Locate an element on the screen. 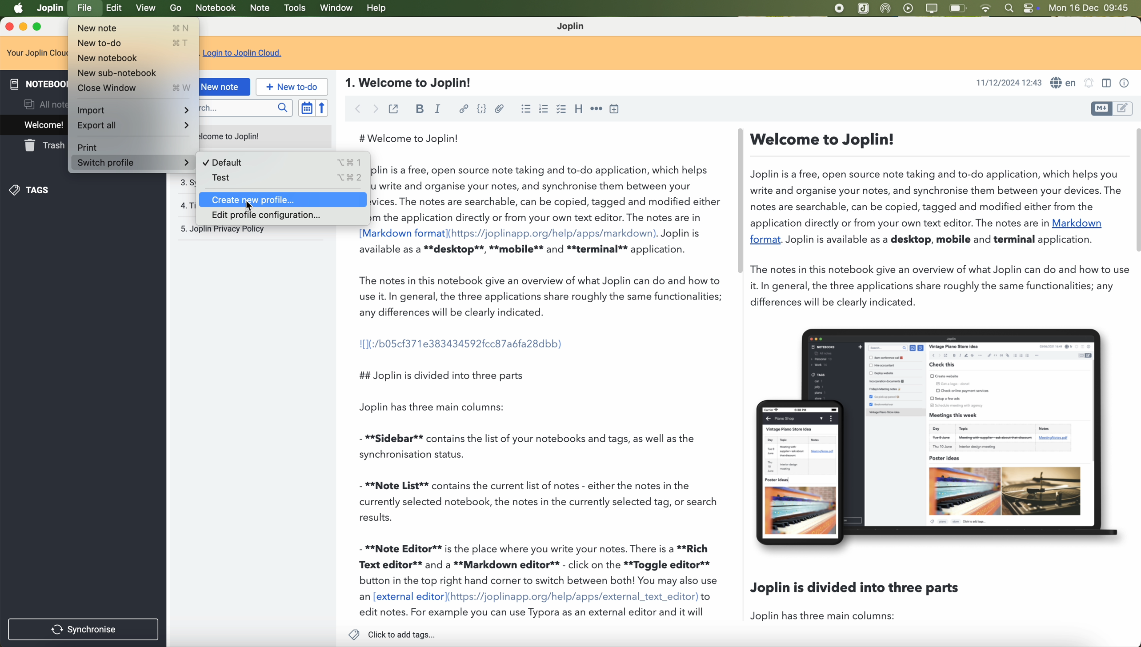  Test is located at coordinates (284, 179).